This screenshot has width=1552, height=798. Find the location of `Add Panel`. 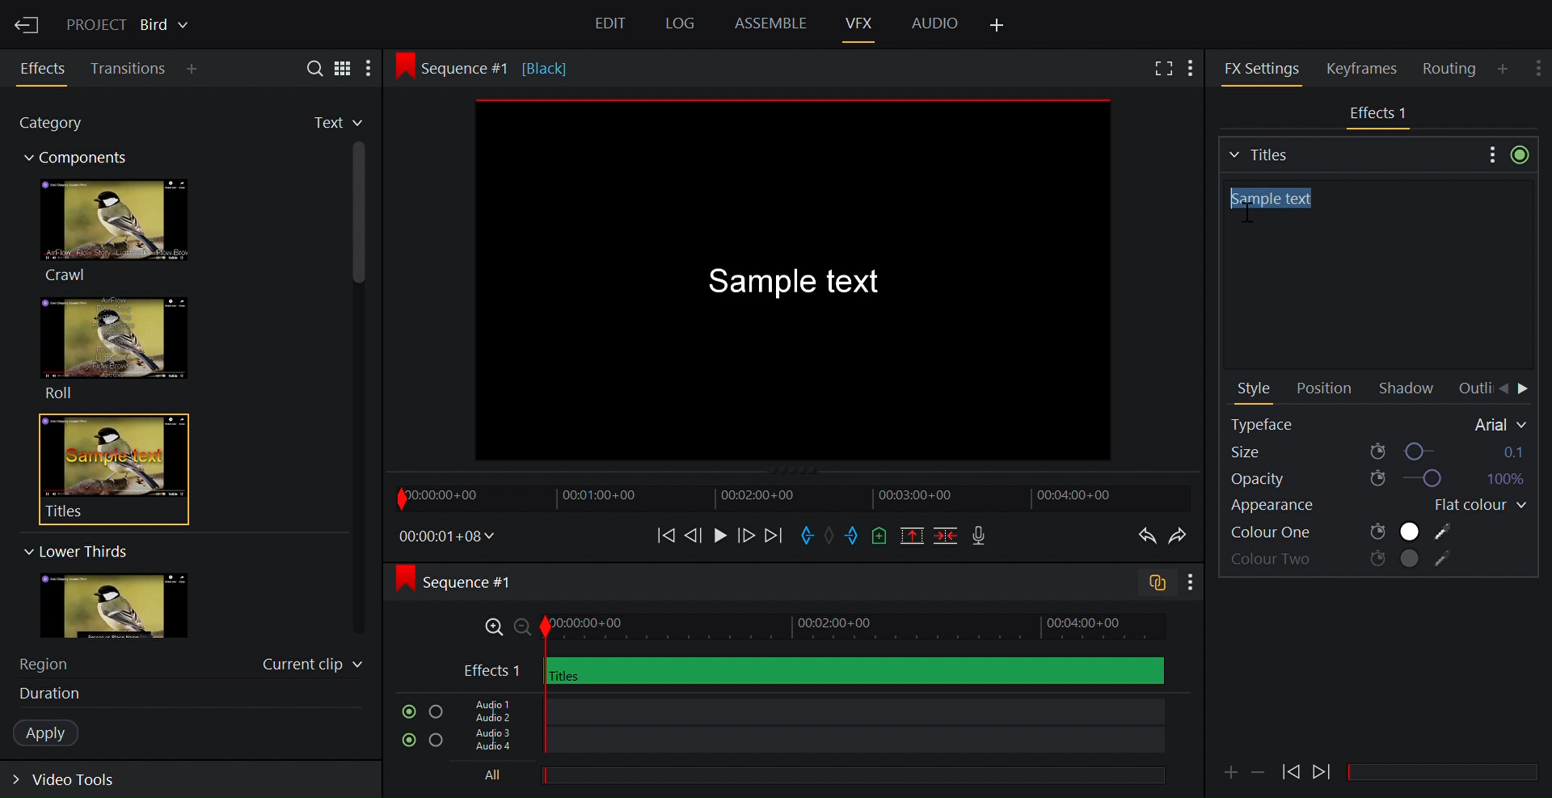

Add Panel is located at coordinates (1505, 68).